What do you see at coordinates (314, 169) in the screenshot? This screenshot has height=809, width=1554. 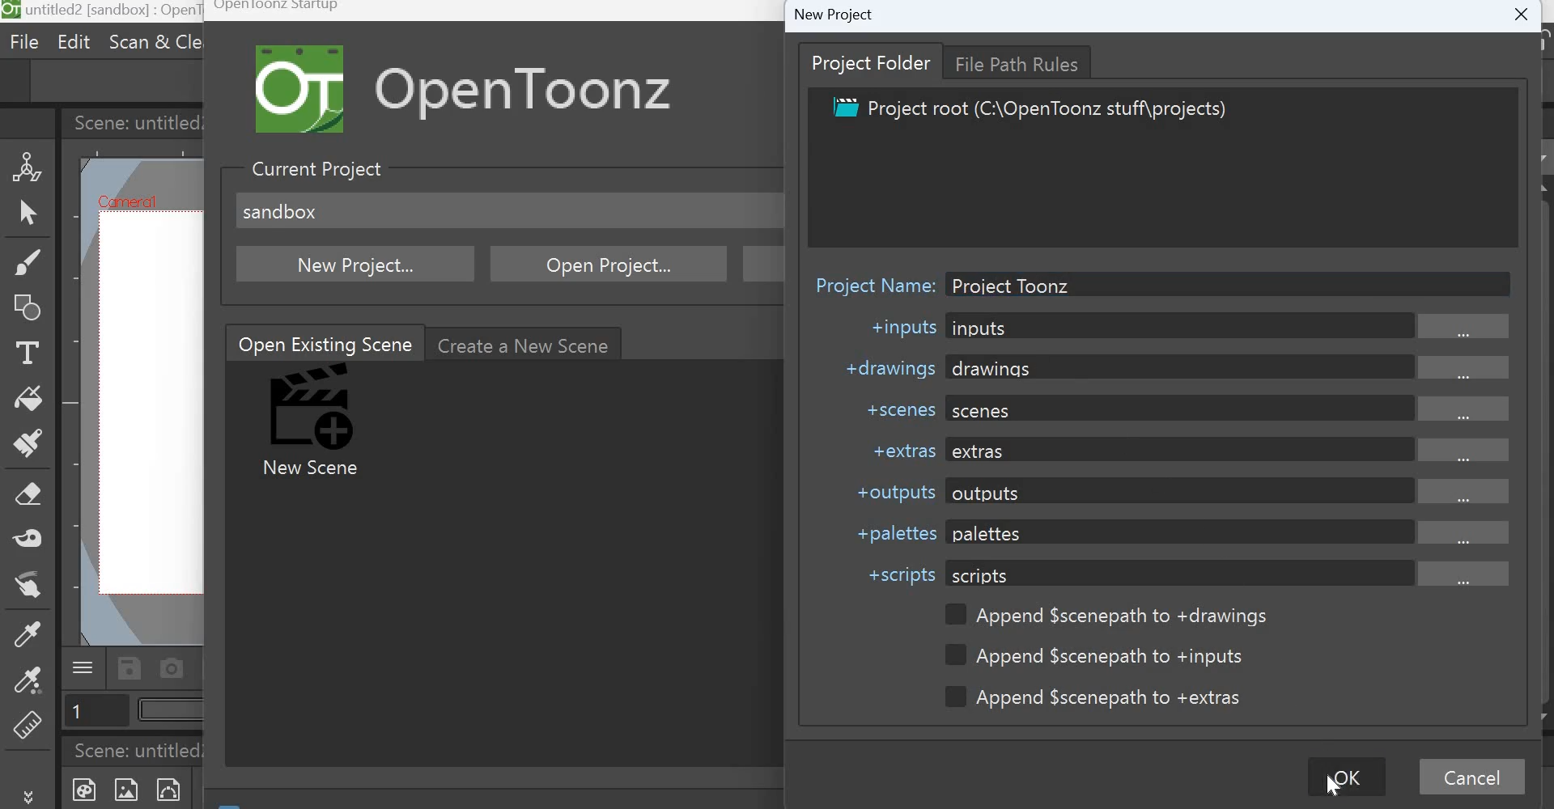 I see `Current Project` at bounding box center [314, 169].